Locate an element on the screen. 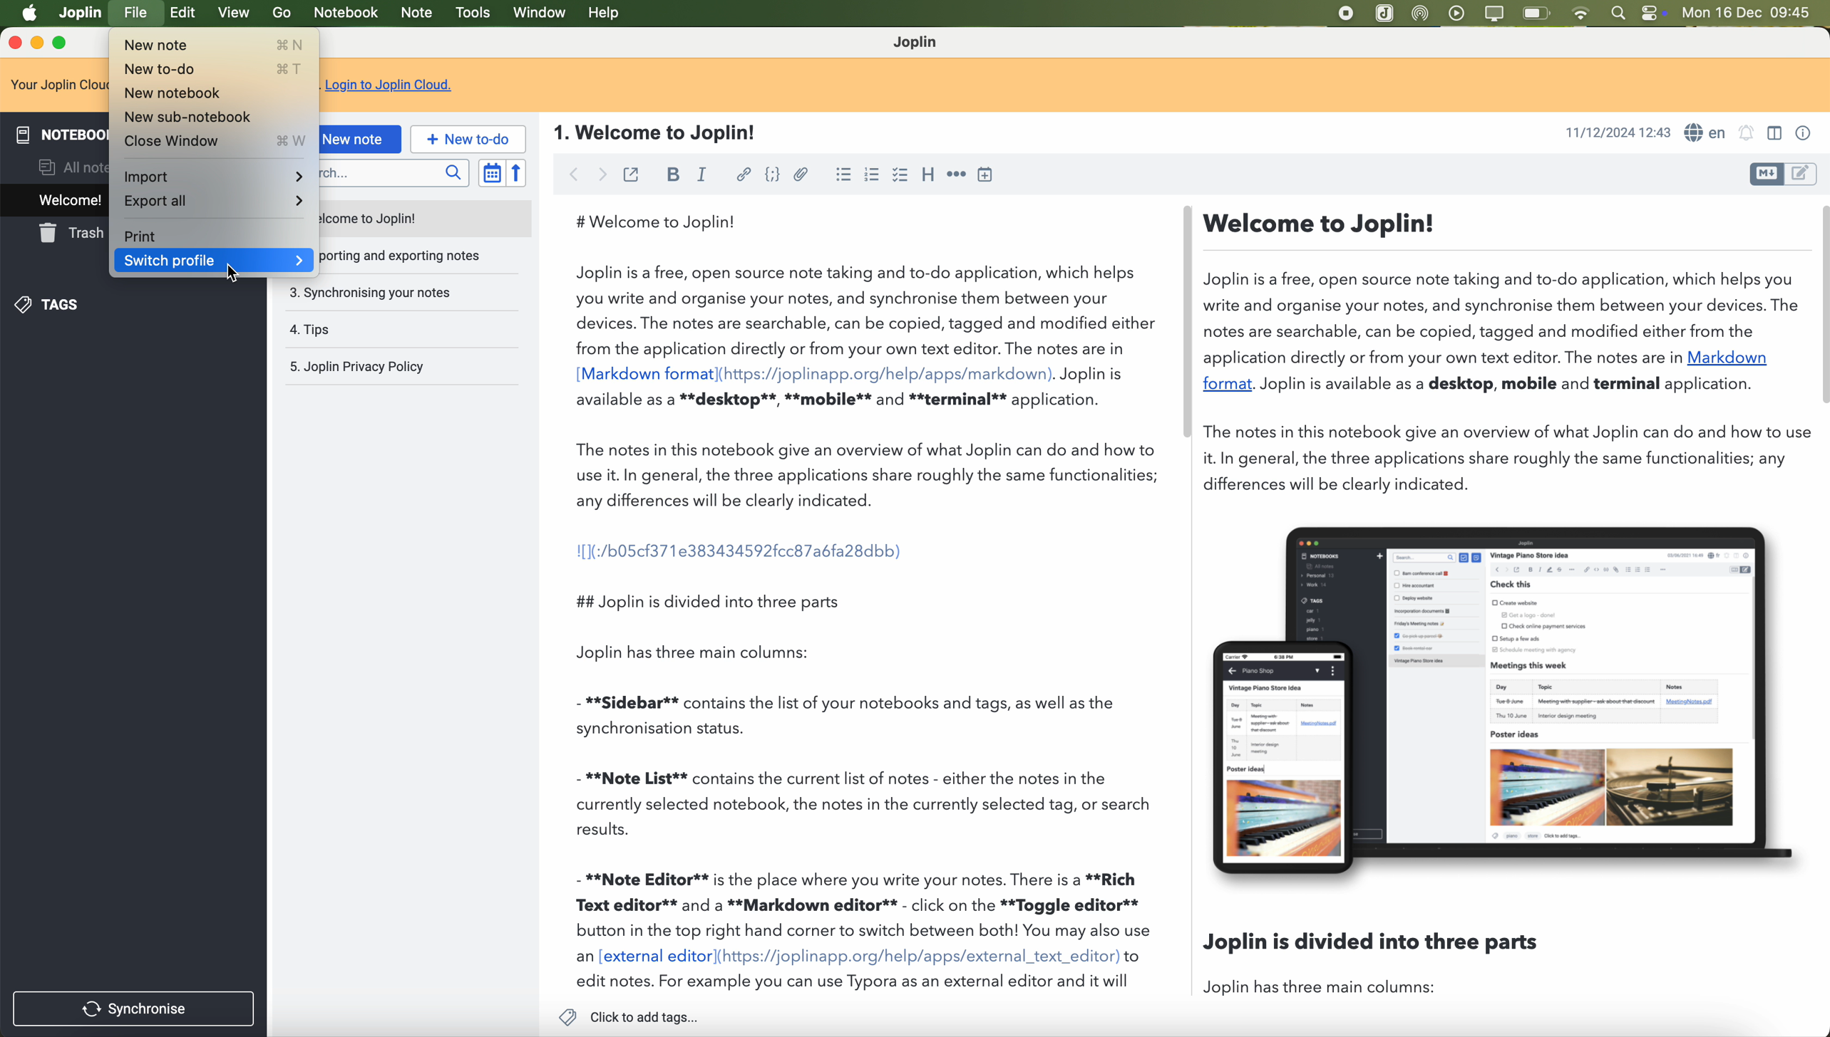 Image resolution: width=1830 pixels, height=1037 pixels. ## Joplin is divided into three parts is located at coordinates (707, 600).